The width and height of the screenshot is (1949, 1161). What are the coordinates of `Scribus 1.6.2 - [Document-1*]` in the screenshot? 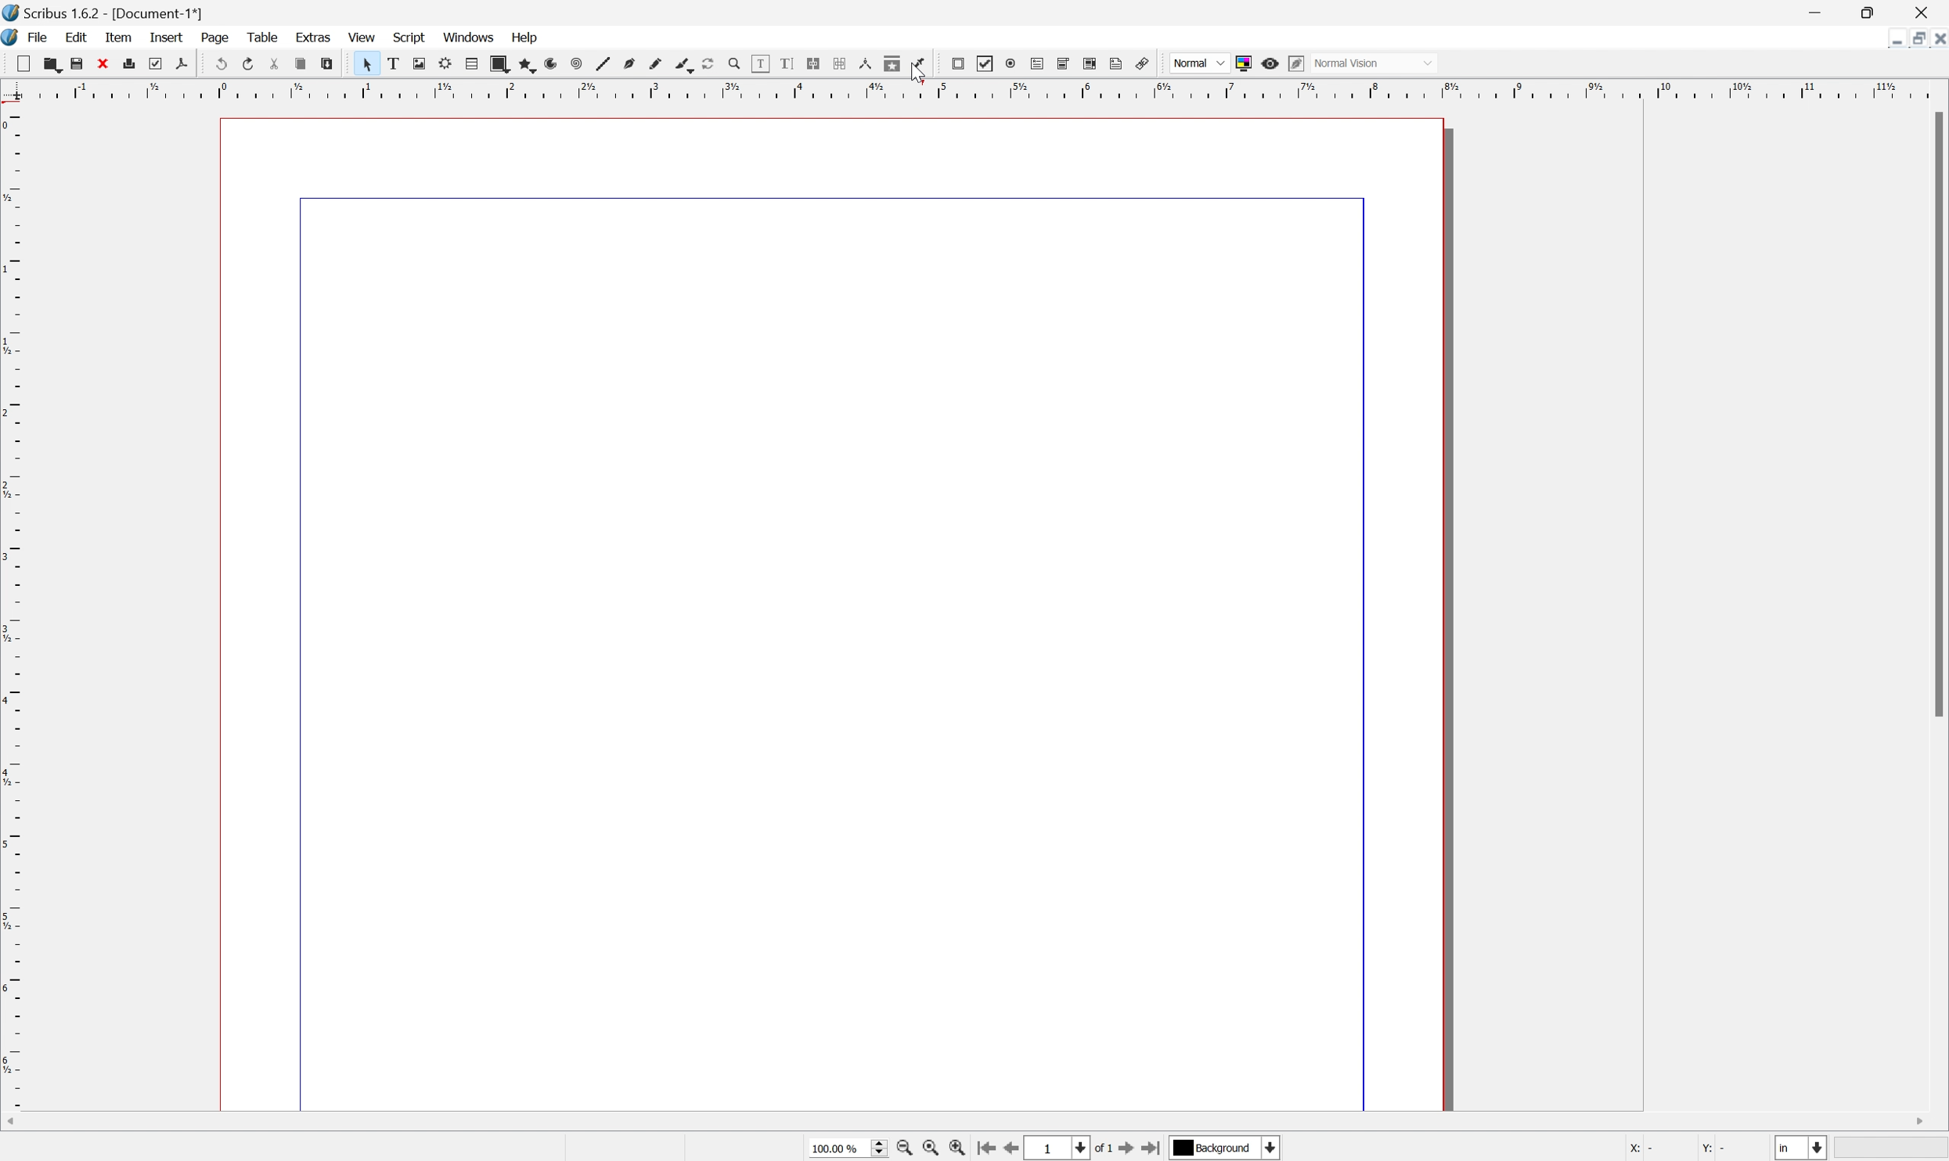 It's located at (112, 13).